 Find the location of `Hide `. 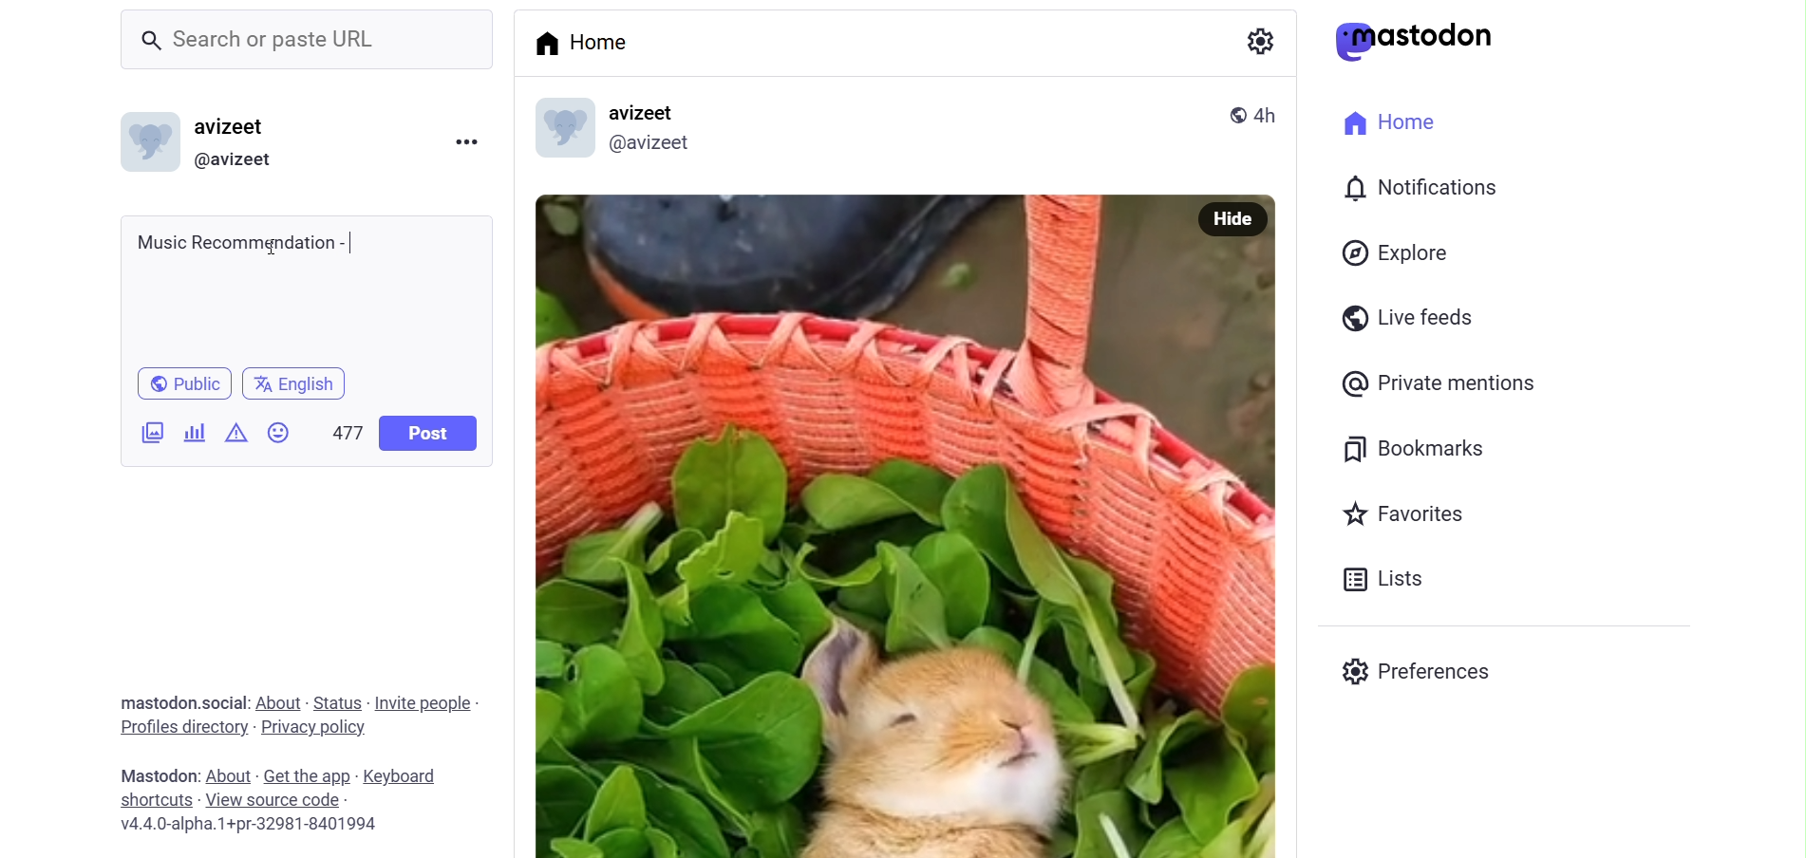

Hide  is located at coordinates (1232, 217).